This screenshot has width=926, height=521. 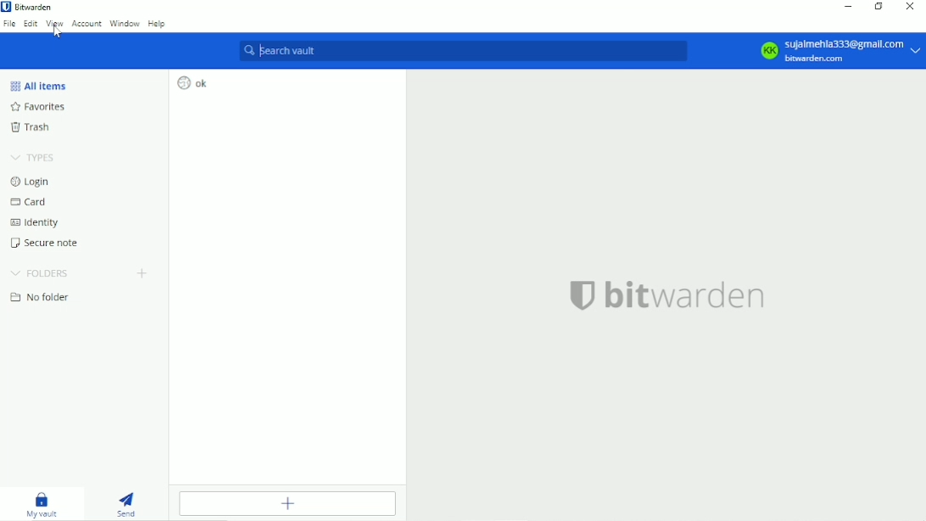 What do you see at coordinates (31, 24) in the screenshot?
I see `Edit` at bounding box center [31, 24].